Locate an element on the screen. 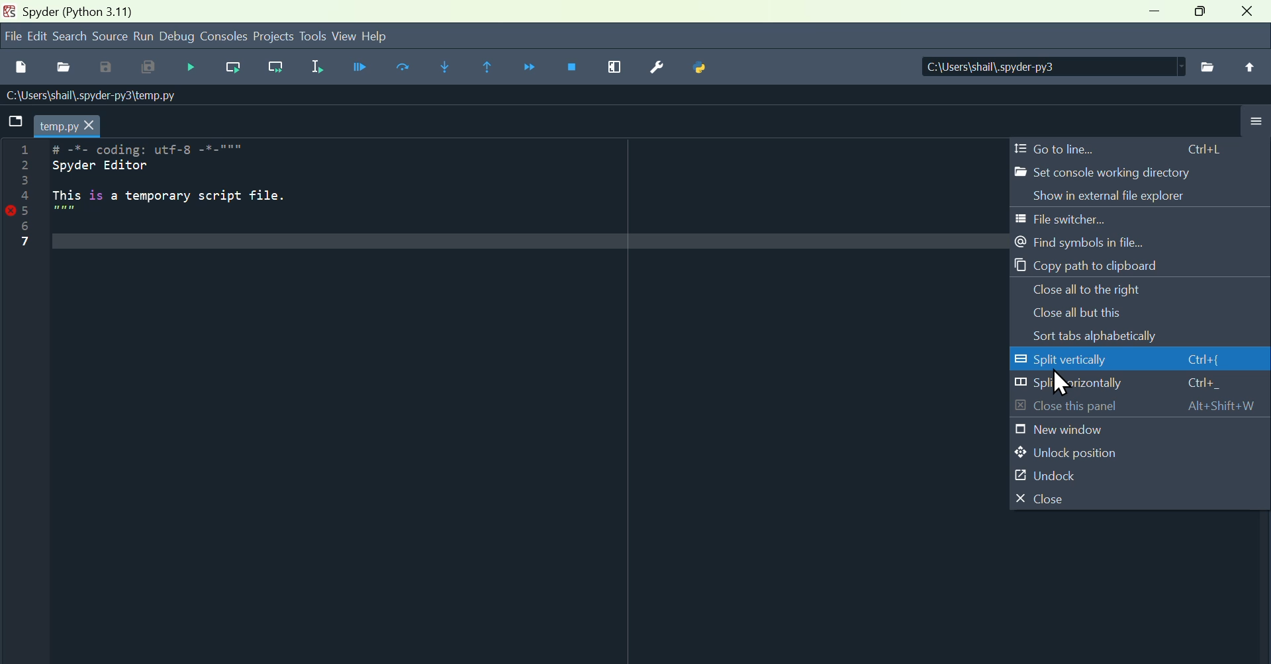  | C:\Users\shail\.spyder-py3 | is located at coordinates (1052, 66).